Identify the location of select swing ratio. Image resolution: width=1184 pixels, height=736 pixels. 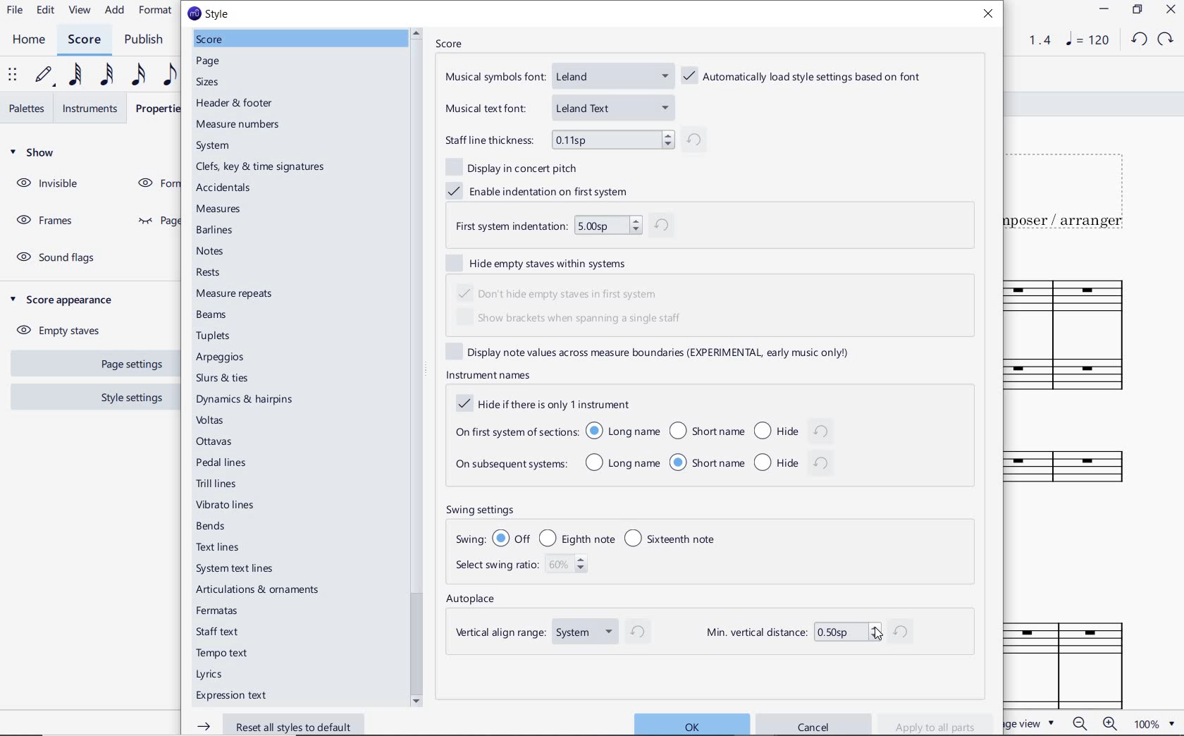
(524, 568).